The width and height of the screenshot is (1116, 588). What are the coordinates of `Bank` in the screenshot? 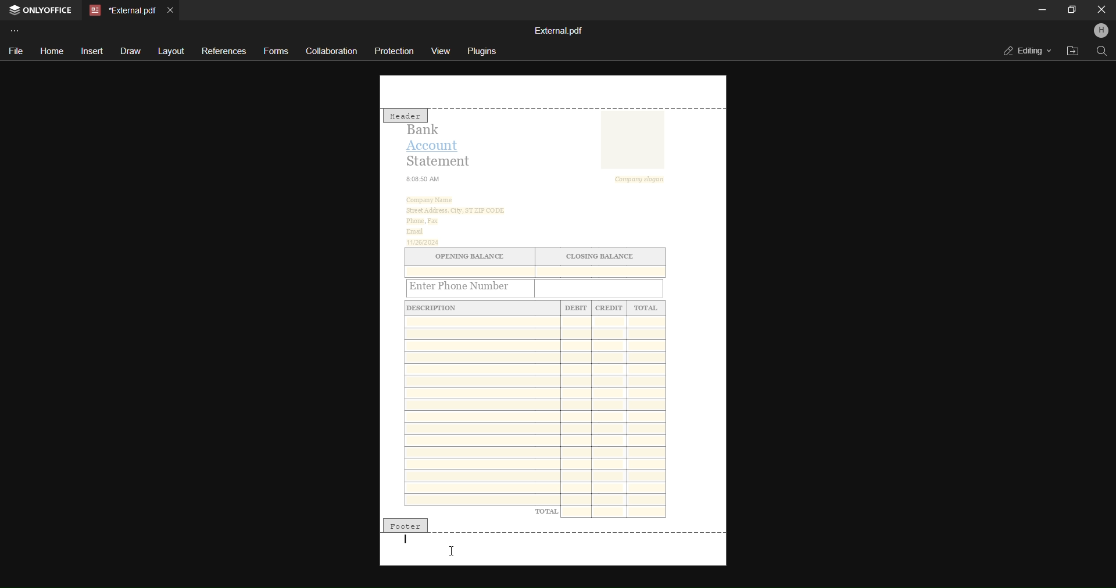 It's located at (428, 130).